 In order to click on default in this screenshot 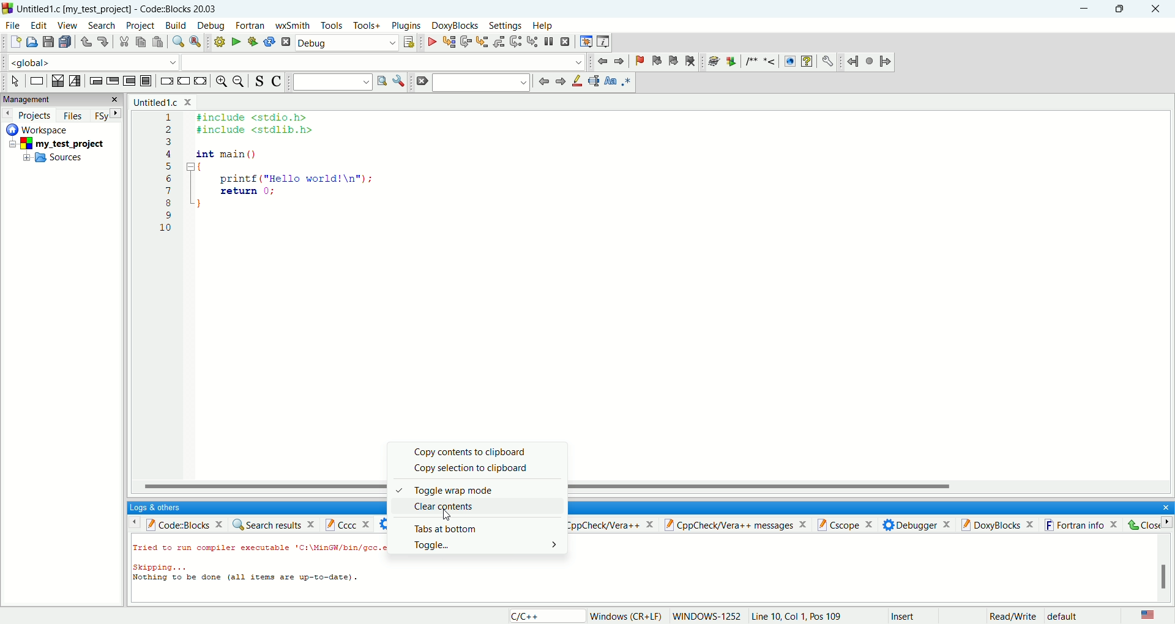, I will do `click(1064, 617)`.